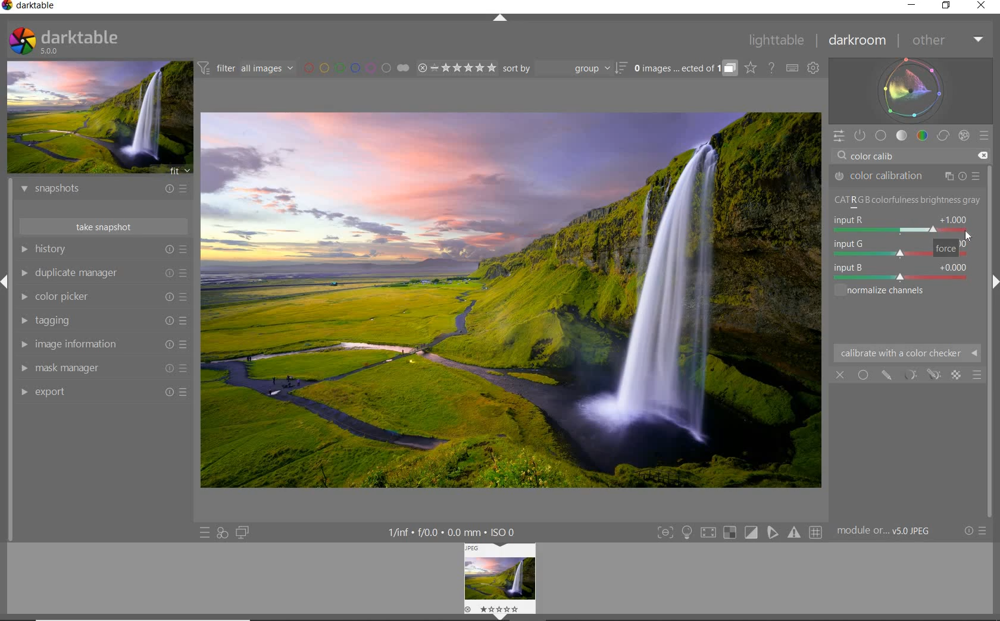  Describe the element at coordinates (840, 374) in the screenshot. I see `OFF` at that location.